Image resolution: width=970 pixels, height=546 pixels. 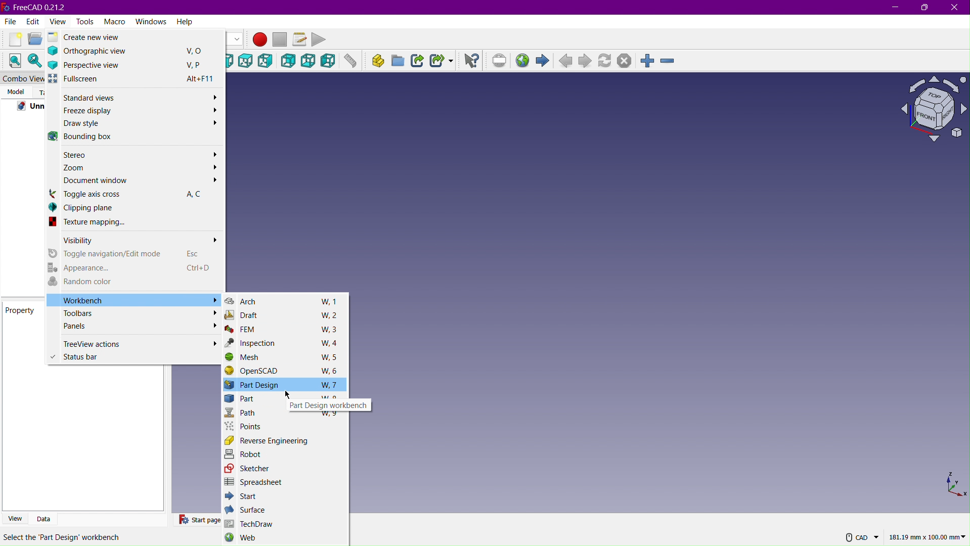 I want to click on Freeze display, so click(x=135, y=110).